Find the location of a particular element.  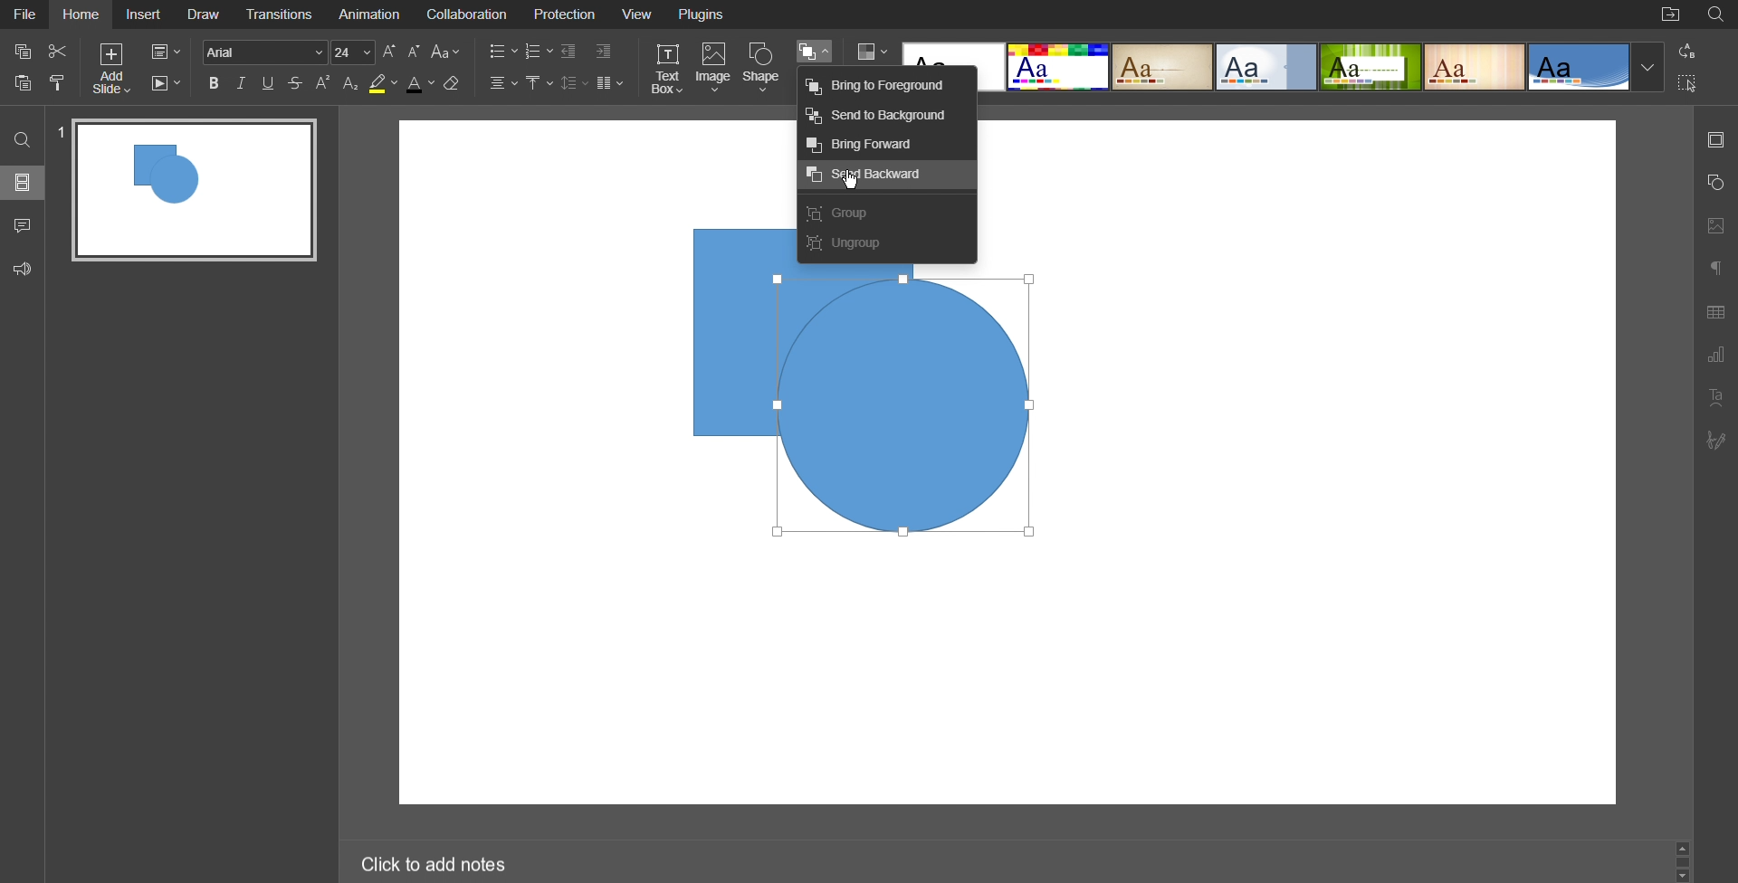

Comments is located at coordinates (21, 227).